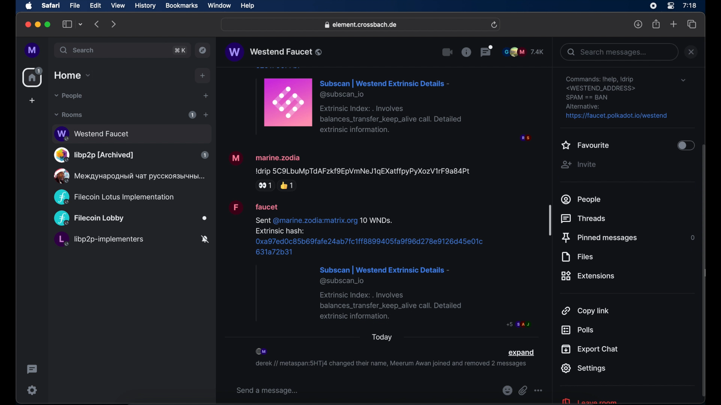 The height and width of the screenshot is (405, 721). Describe the element at coordinates (586, 146) in the screenshot. I see `favorite` at that location.